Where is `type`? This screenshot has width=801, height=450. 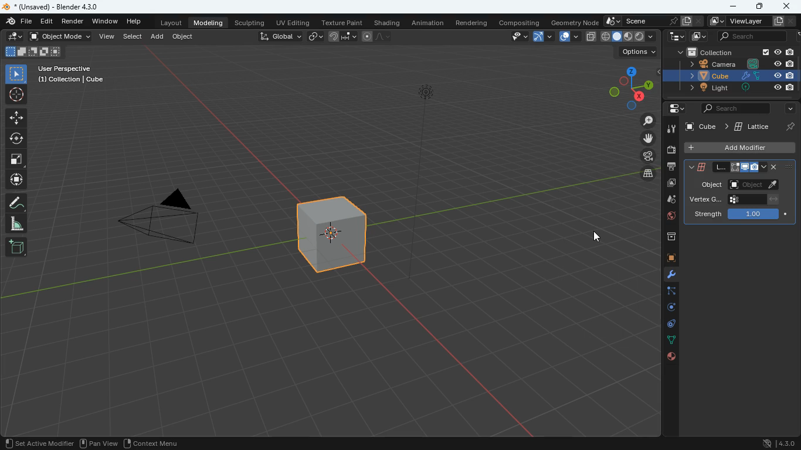 type is located at coordinates (620, 37).